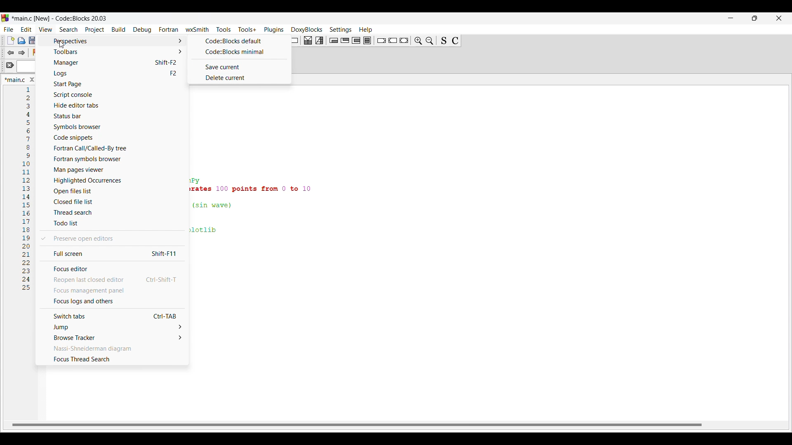  What do you see at coordinates (33, 40) in the screenshot?
I see `Save` at bounding box center [33, 40].